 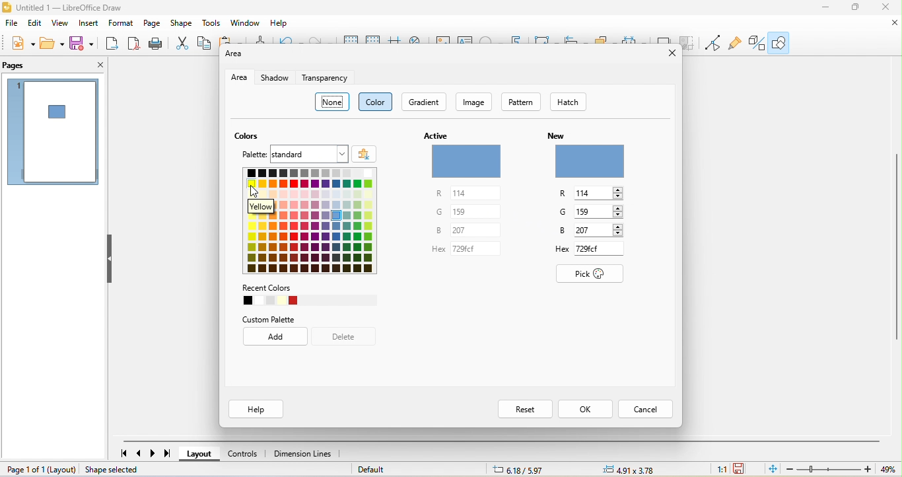 What do you see at coordinates (122, 24) in the screenshot?
I see `format` at bounding box center [122, 24].